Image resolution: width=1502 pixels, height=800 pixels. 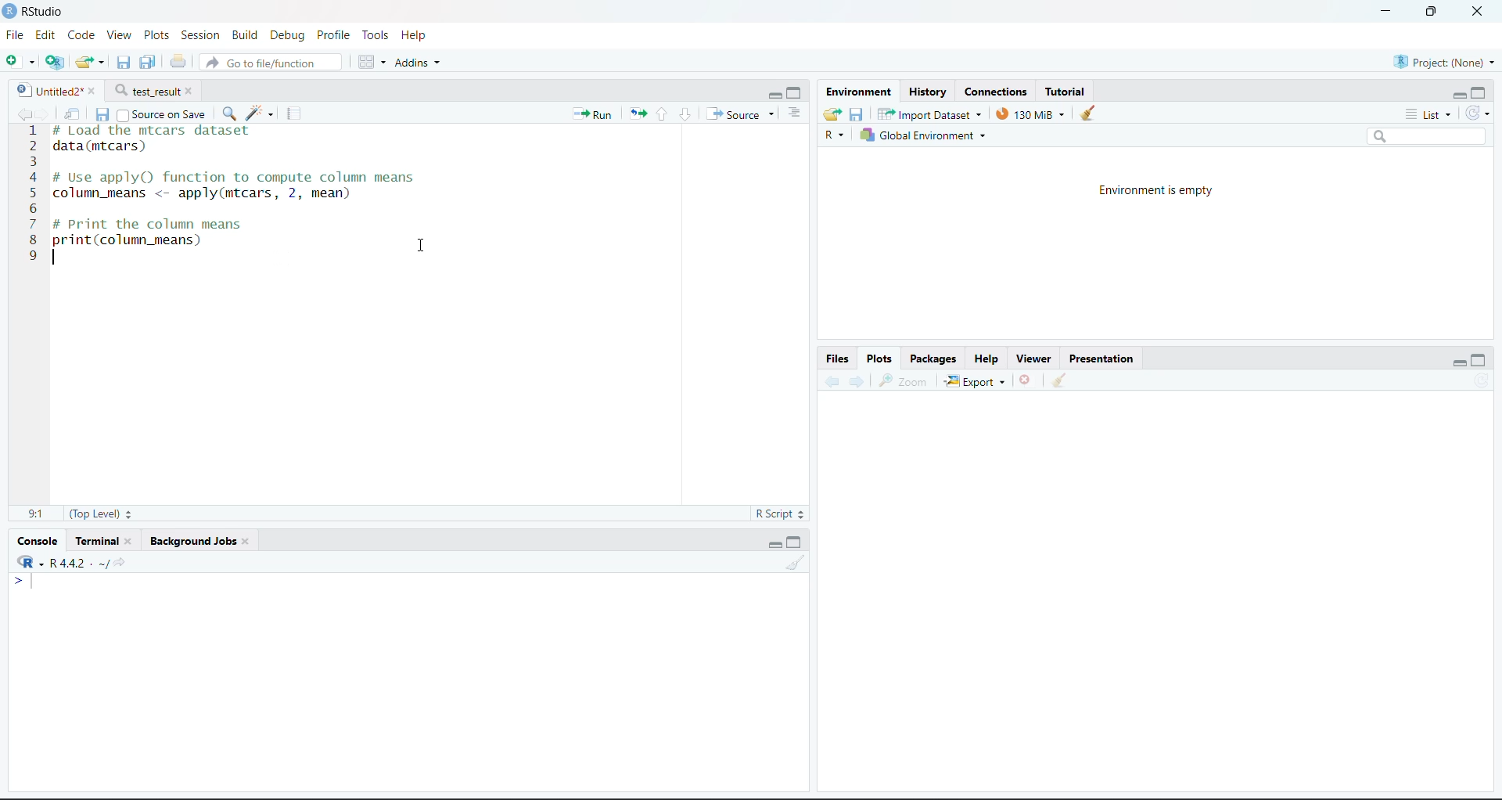 I want to click on R 4.2.2~/, so click(x=77, y=562).